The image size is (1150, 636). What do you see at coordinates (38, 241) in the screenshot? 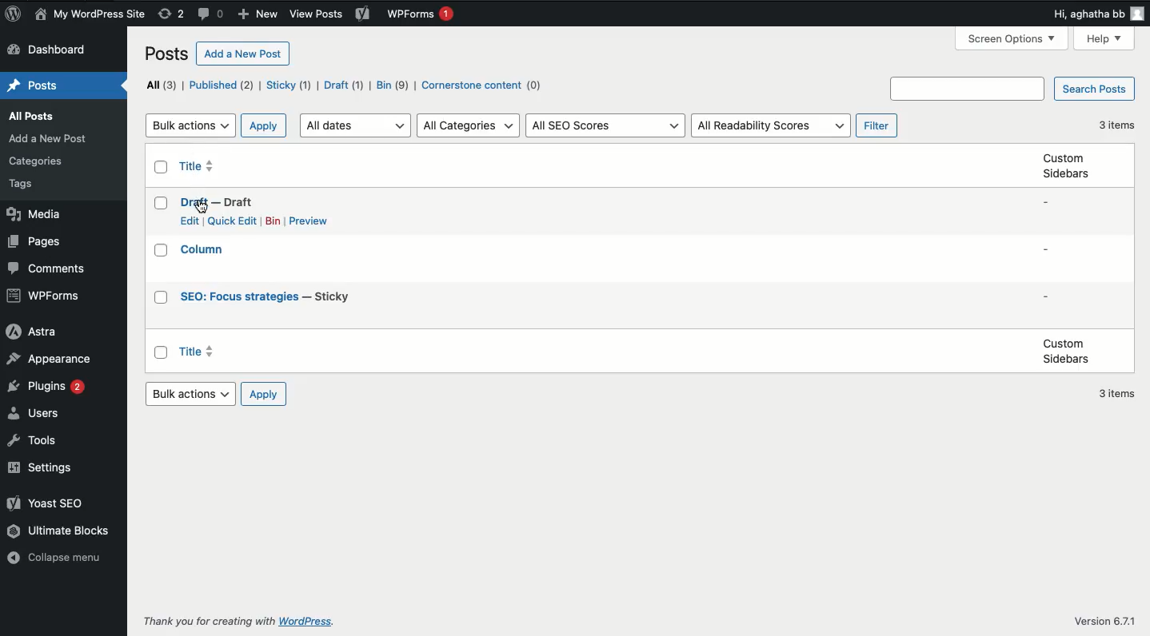
I see `Pages` at bounding box center [38, 241].